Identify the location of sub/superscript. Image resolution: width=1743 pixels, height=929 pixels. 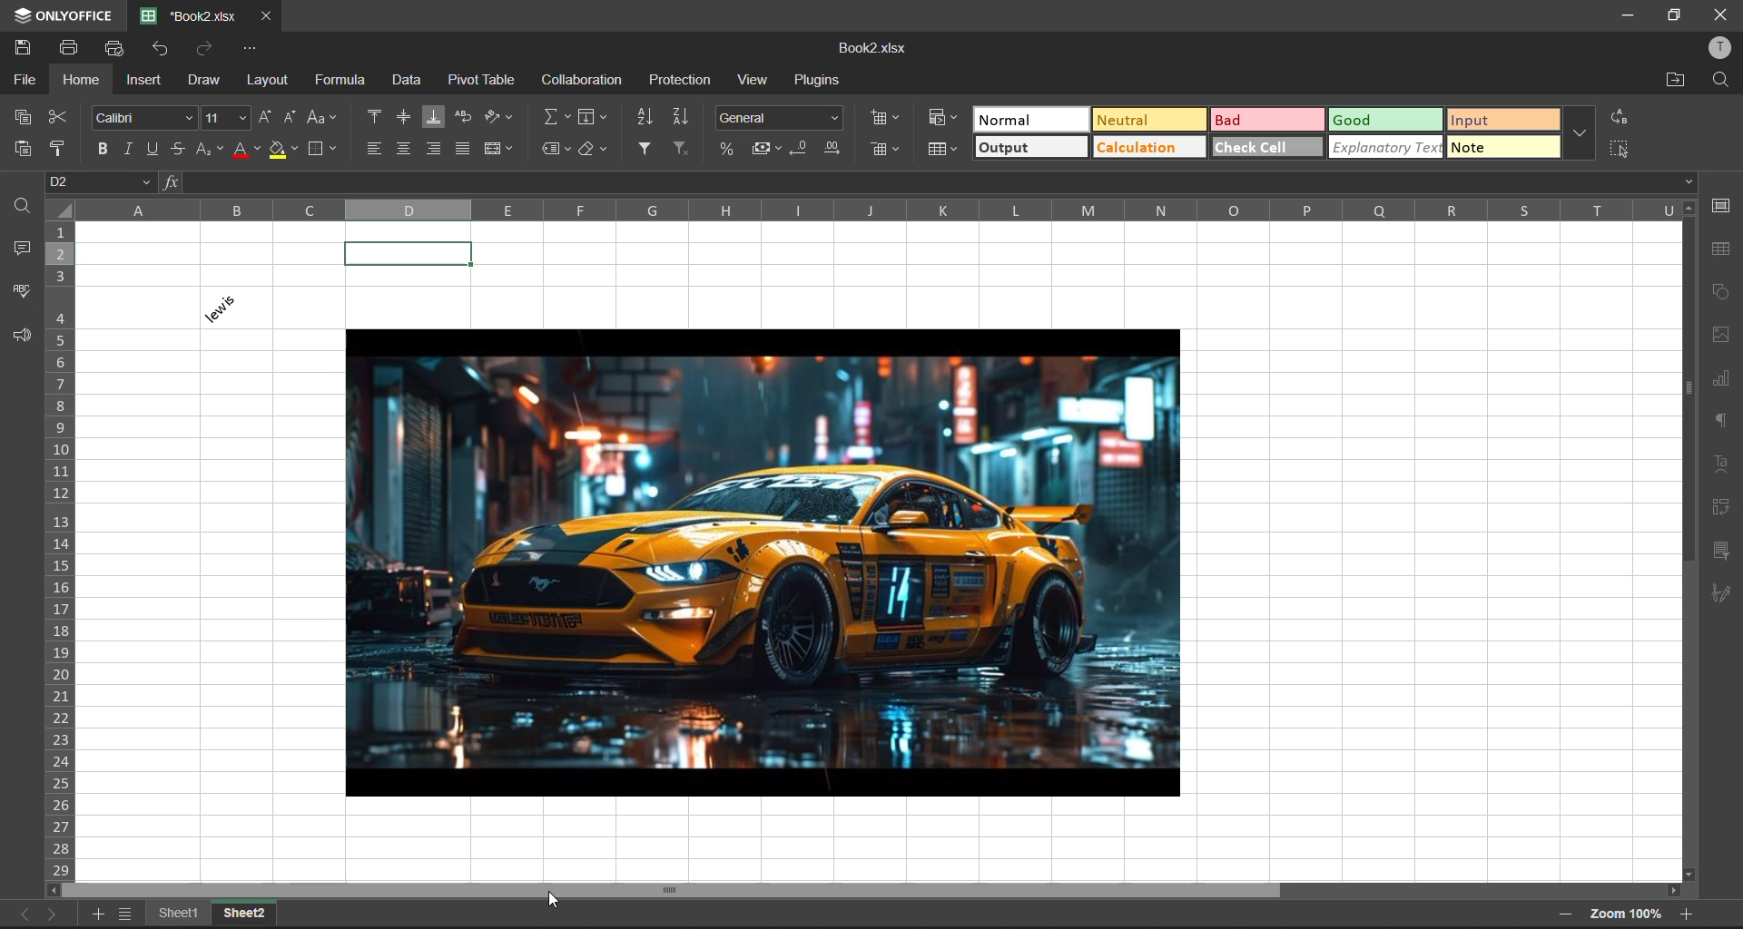
(212, 151).